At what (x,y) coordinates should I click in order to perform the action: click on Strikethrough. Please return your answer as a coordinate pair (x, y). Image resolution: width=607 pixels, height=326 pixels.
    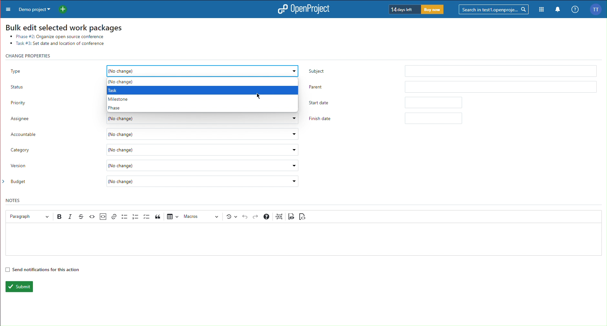
    Looking at the image, I should click on (81, 217).